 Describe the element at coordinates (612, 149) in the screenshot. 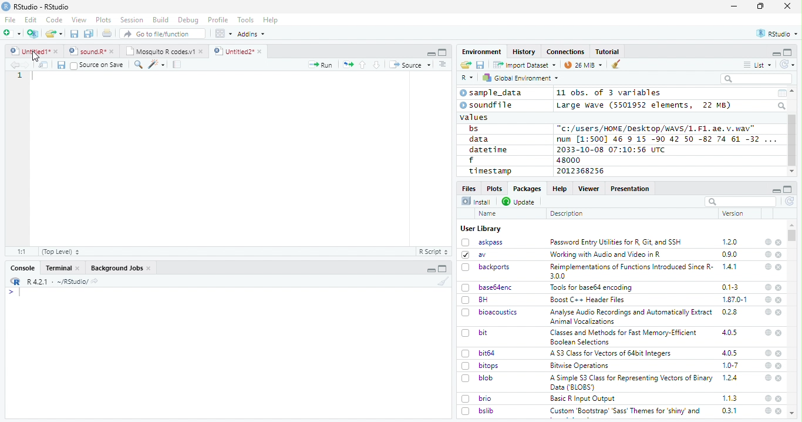

I see `2033-10-08 07:10:56 UTC` at that location.